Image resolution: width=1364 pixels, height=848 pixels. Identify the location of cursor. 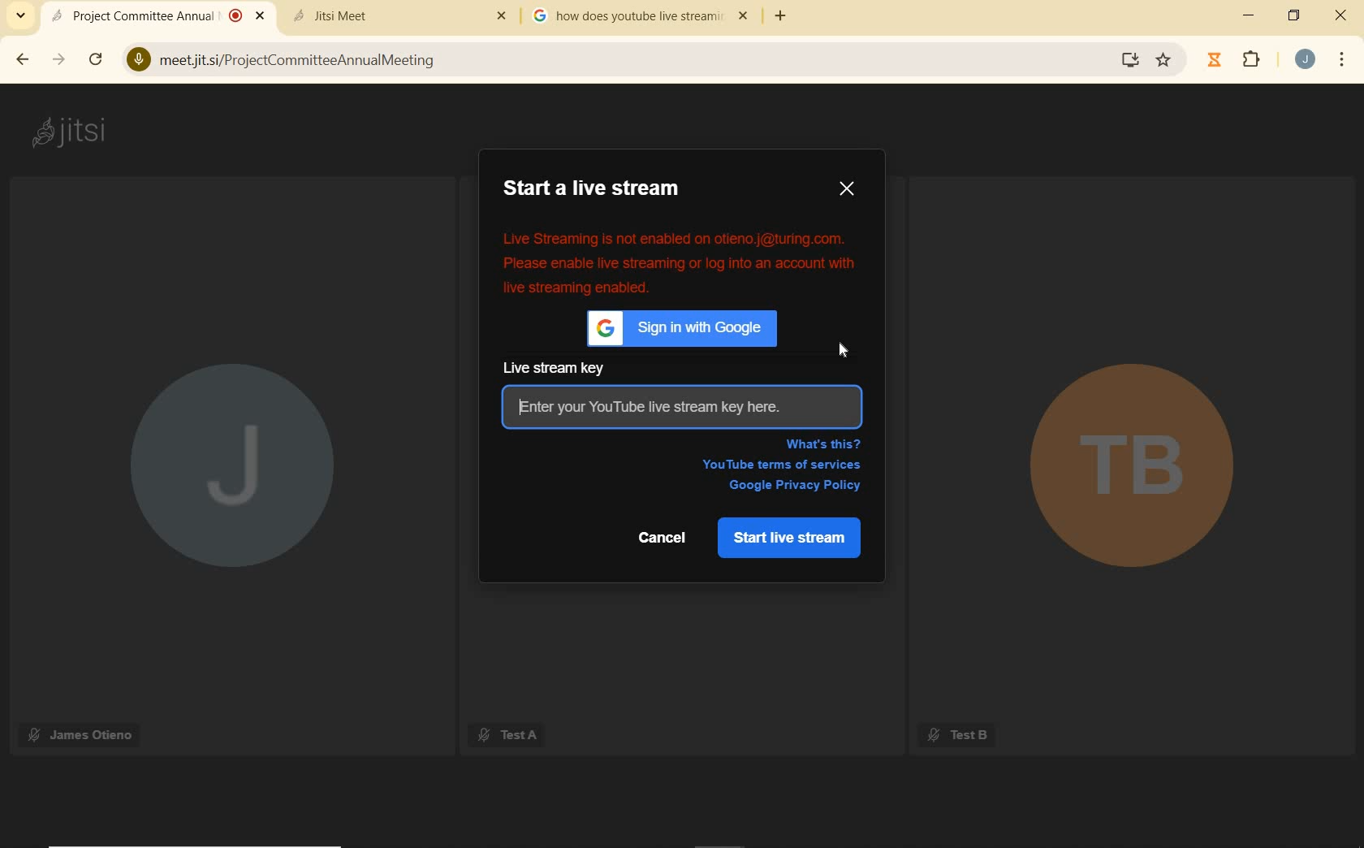
(844, 352).